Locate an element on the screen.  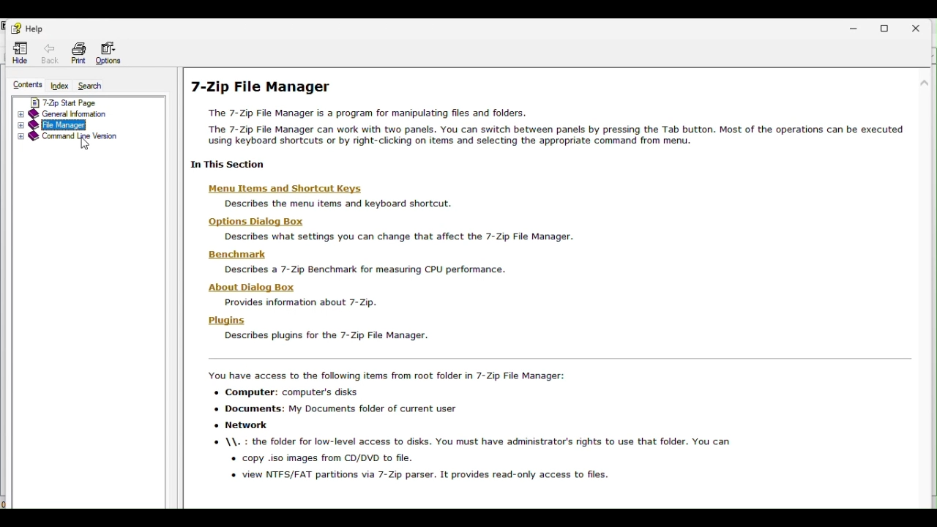
7-Zip File Manager
The 7-Zip File Manager is a program for manipulating files and folders.
The 7-Zip File Manager can work with two panels. You can switch between panels by pressing the Tab button. Most of the operations can be executed
using keyboard shortcuts or by right-clicking on items and selecting the appropriate command from menu. is located at coordinates (548, 111).